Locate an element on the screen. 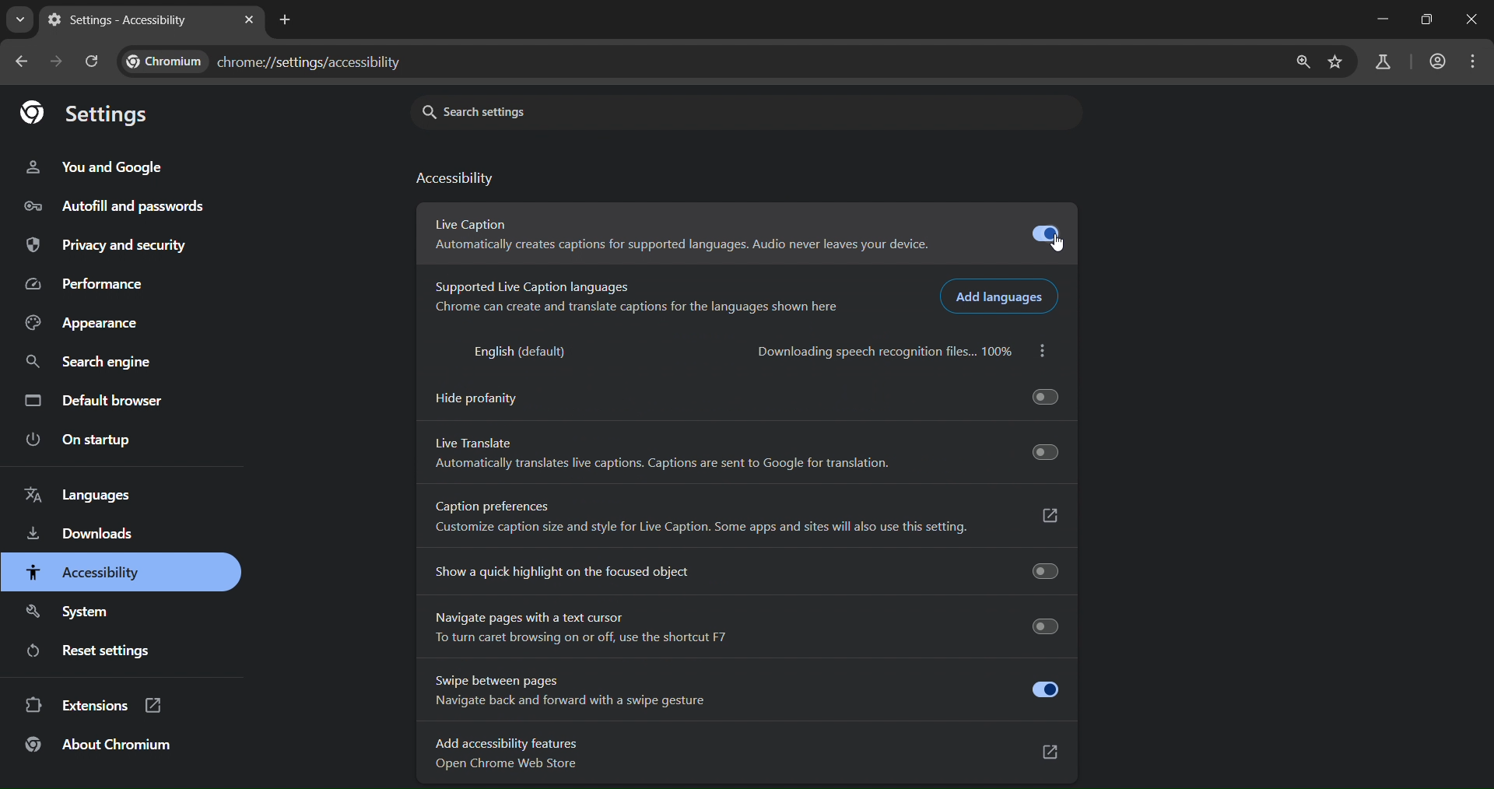 Image resolution: width=1494 pixels, height=789 pixels. about chromium is located at coordinates (103, 747).